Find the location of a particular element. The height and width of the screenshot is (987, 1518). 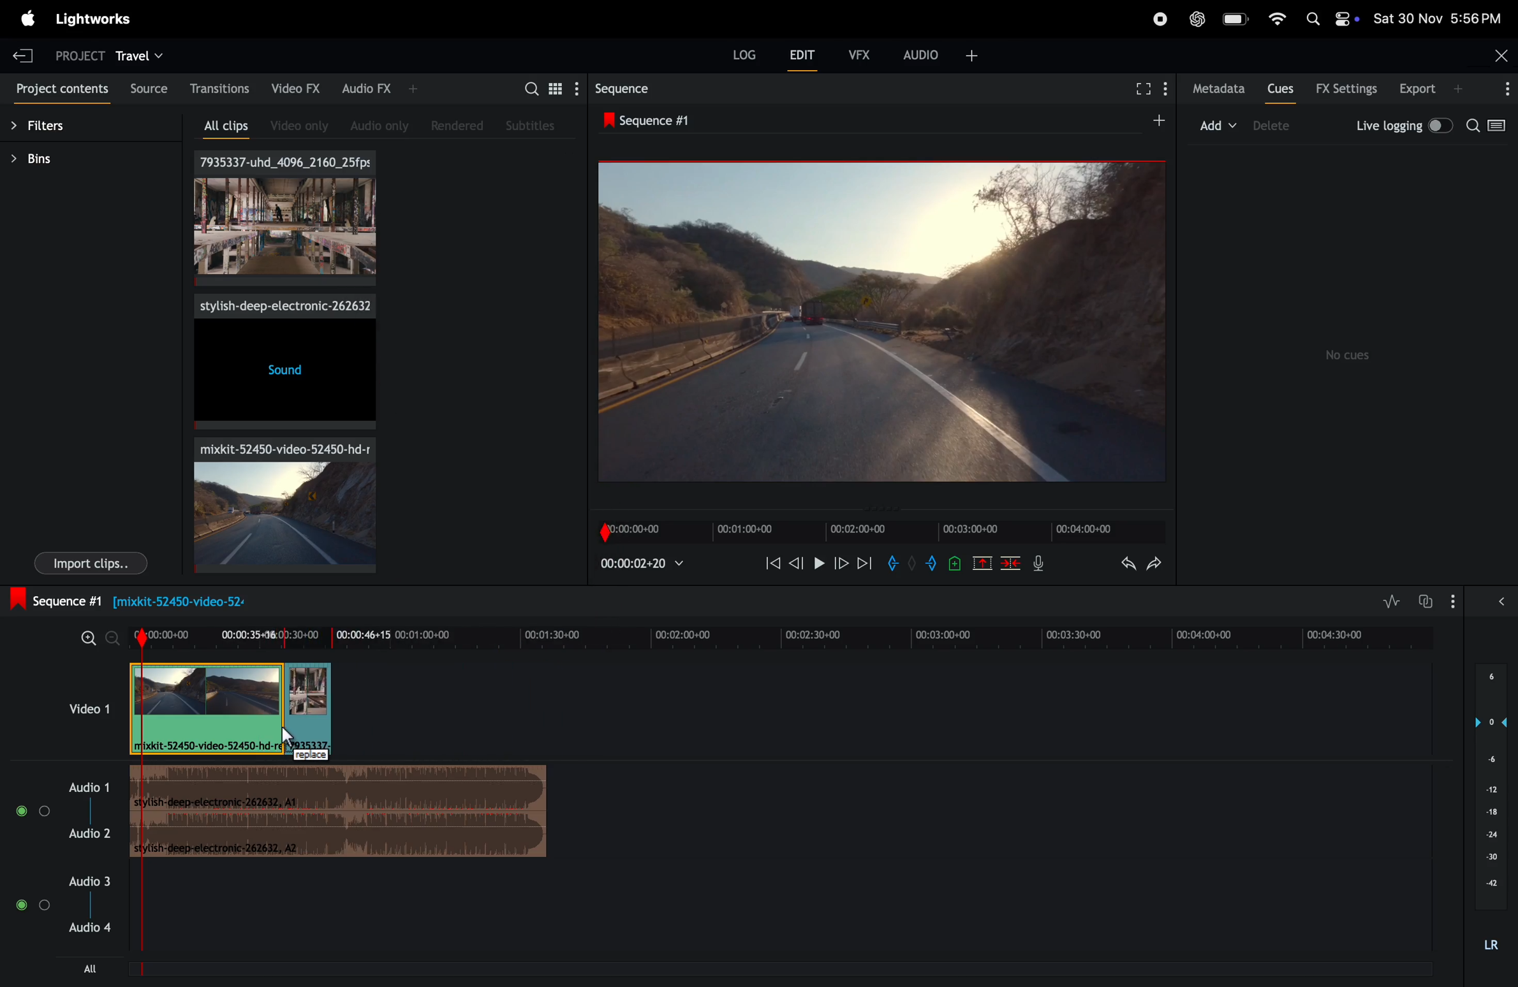

import clips is located at coordinates (91, 564).